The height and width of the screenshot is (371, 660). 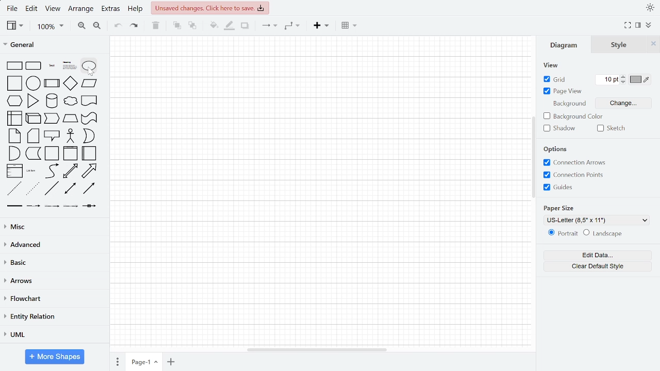 What do you see at coordinates (53, 334) in the screenshot?
I see `UML` at bounding box center [53, 334].